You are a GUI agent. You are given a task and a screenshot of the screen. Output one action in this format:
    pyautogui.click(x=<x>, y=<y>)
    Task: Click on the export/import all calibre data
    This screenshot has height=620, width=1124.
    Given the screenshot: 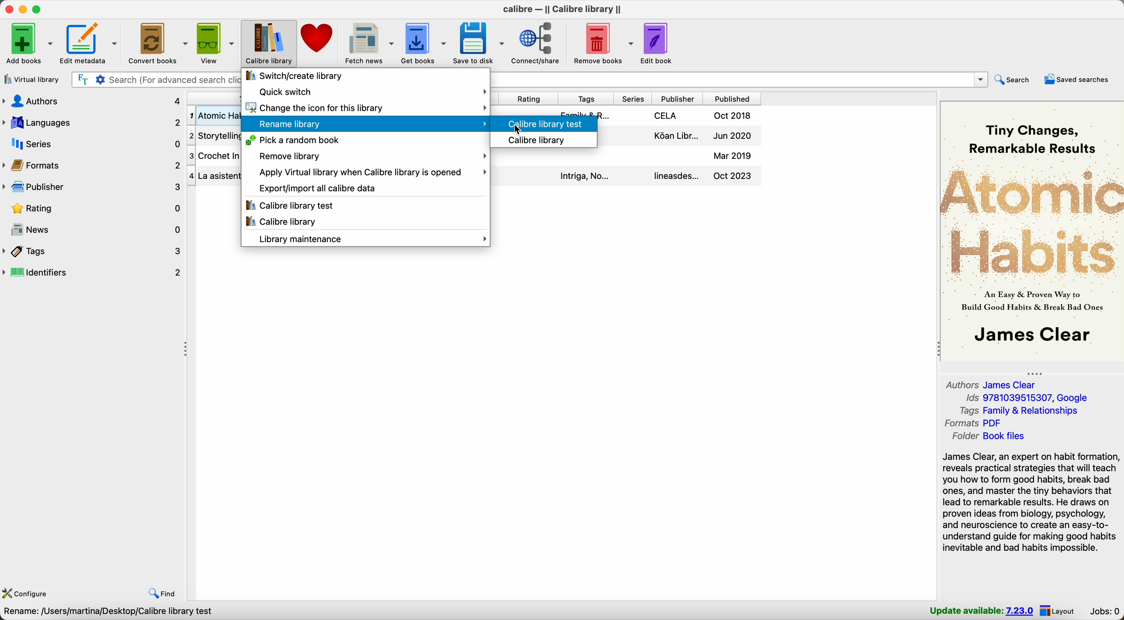 What is the action you would take?
    pyautogui.click(x=316, y=187)
    